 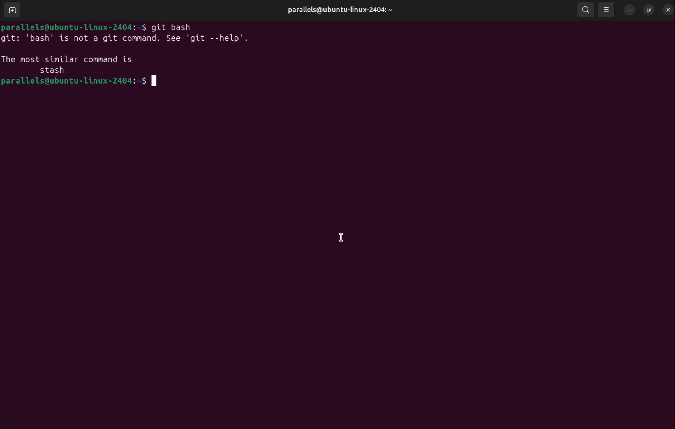 I want to click on view options, so click(x=608, y=10).